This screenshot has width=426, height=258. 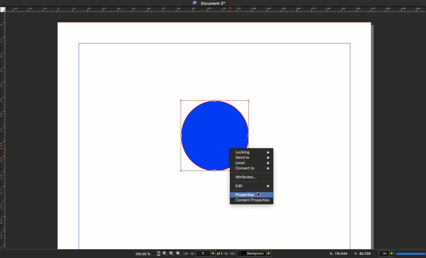 What do you see at coordinates (233, 254) in the screenshot?
I see `Last page` at bounding box center [233, 254].